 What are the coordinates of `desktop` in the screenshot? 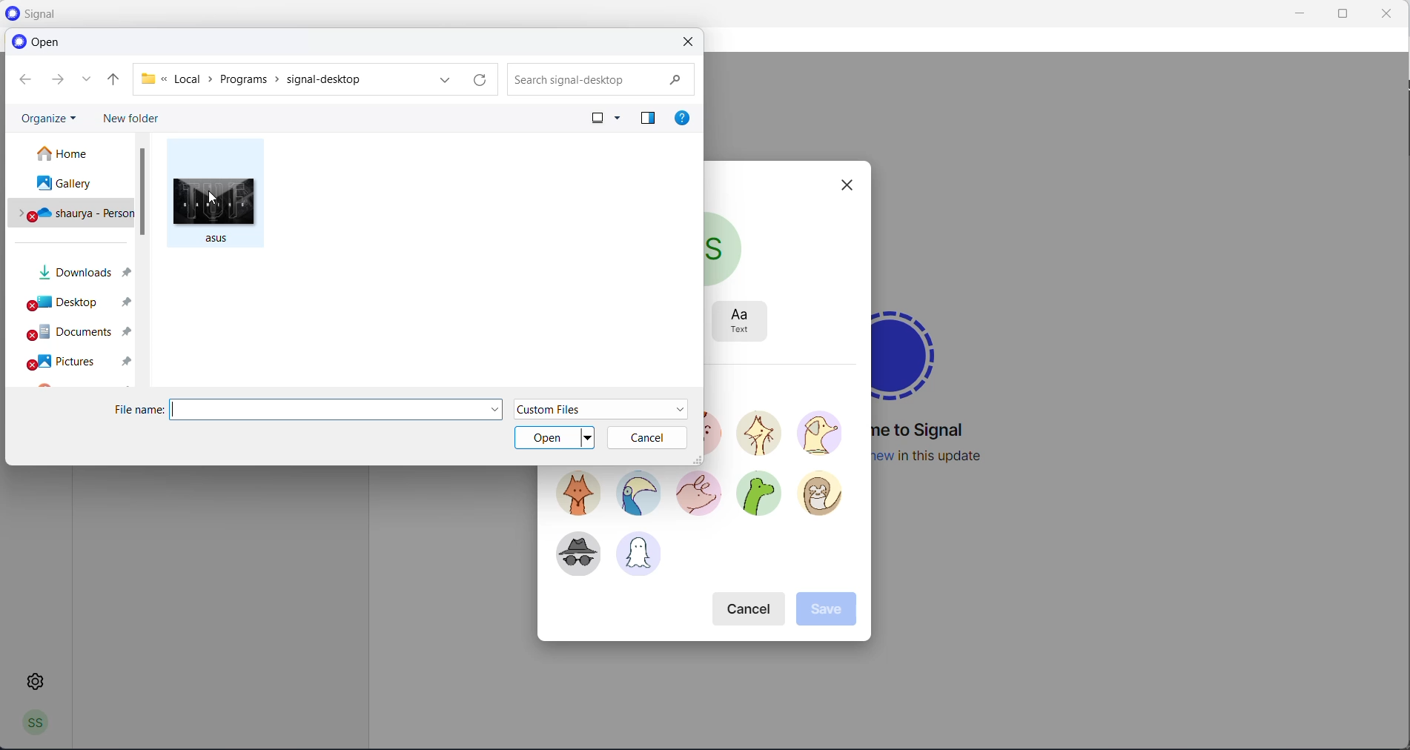 It's located at (81, 306).